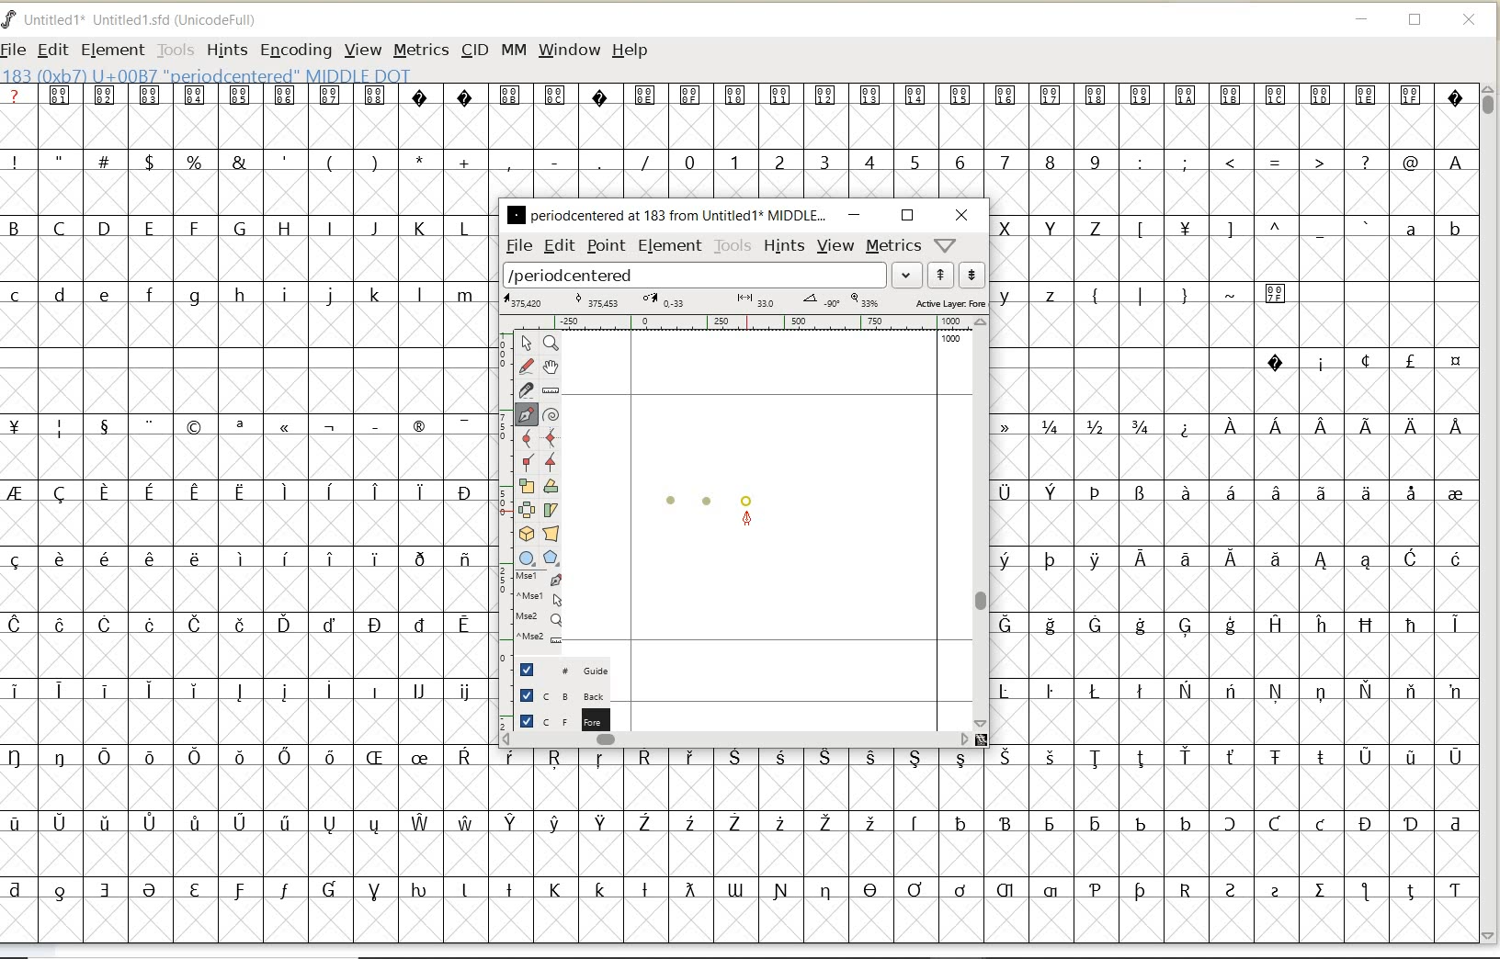 The height and width of the screenshot is (959, 1500). I want to click on numbers, so click(888, 161).